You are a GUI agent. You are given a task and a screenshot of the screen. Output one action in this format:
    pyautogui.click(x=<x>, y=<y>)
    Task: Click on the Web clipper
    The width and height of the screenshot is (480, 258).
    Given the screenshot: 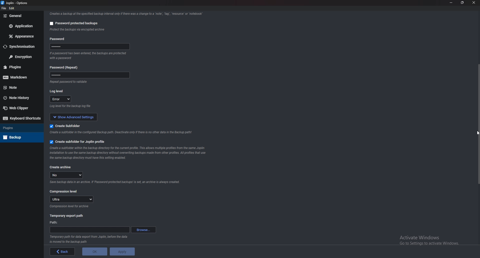 What is the action you would take?
    pyautogui.click(x=19, y=108)
    